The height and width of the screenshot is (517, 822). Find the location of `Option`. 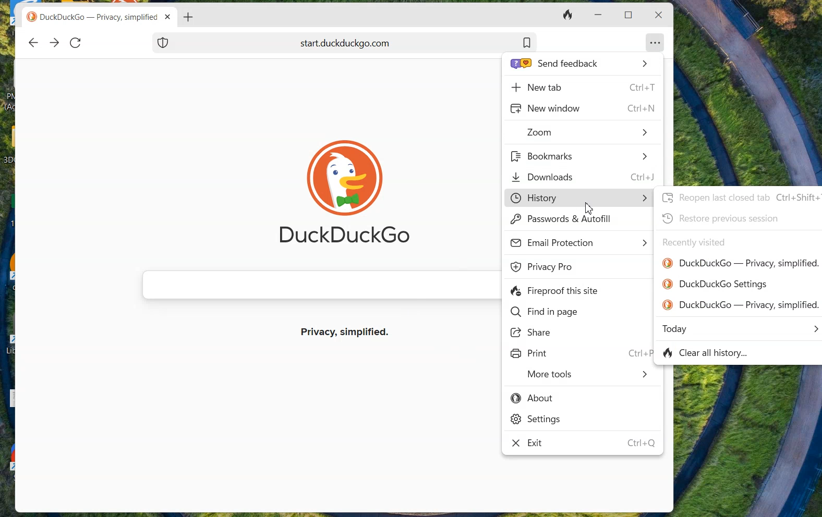

Option is located at coordinates (656, 40).